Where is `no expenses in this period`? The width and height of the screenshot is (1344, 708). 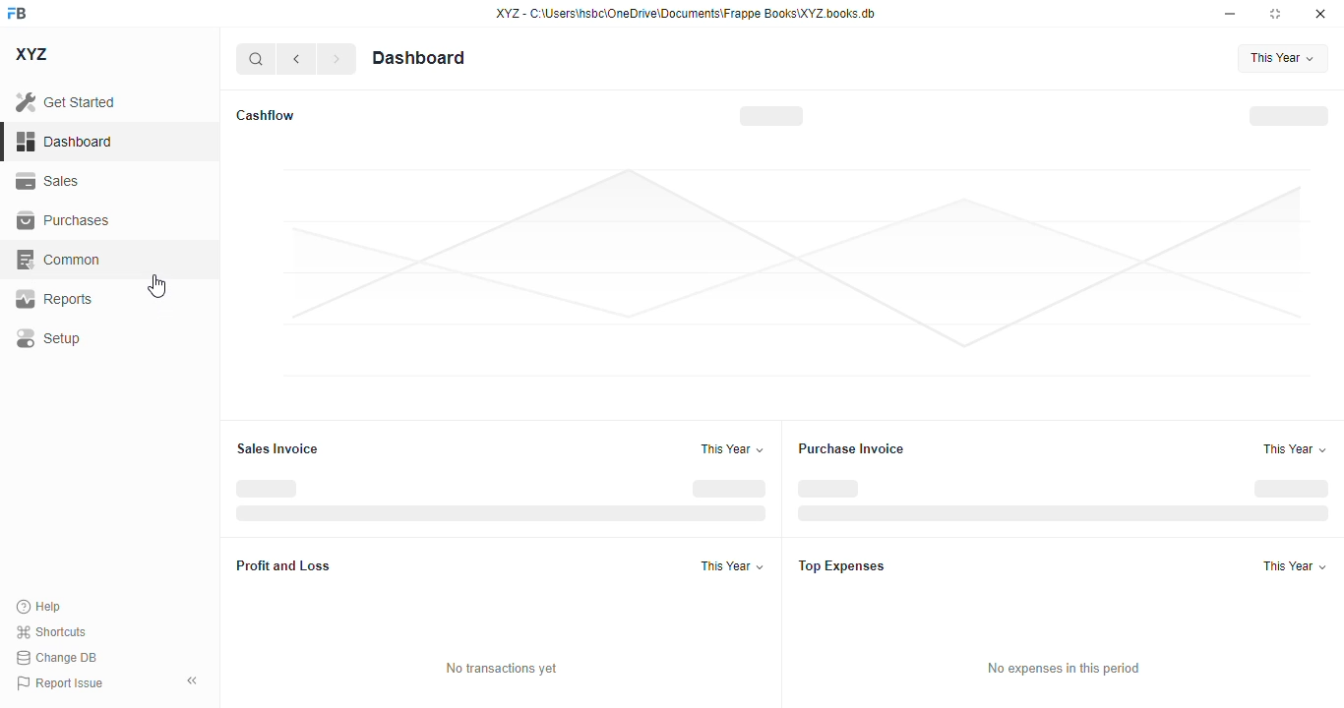 no expenses in this period is located at coordinates (1063, 669).